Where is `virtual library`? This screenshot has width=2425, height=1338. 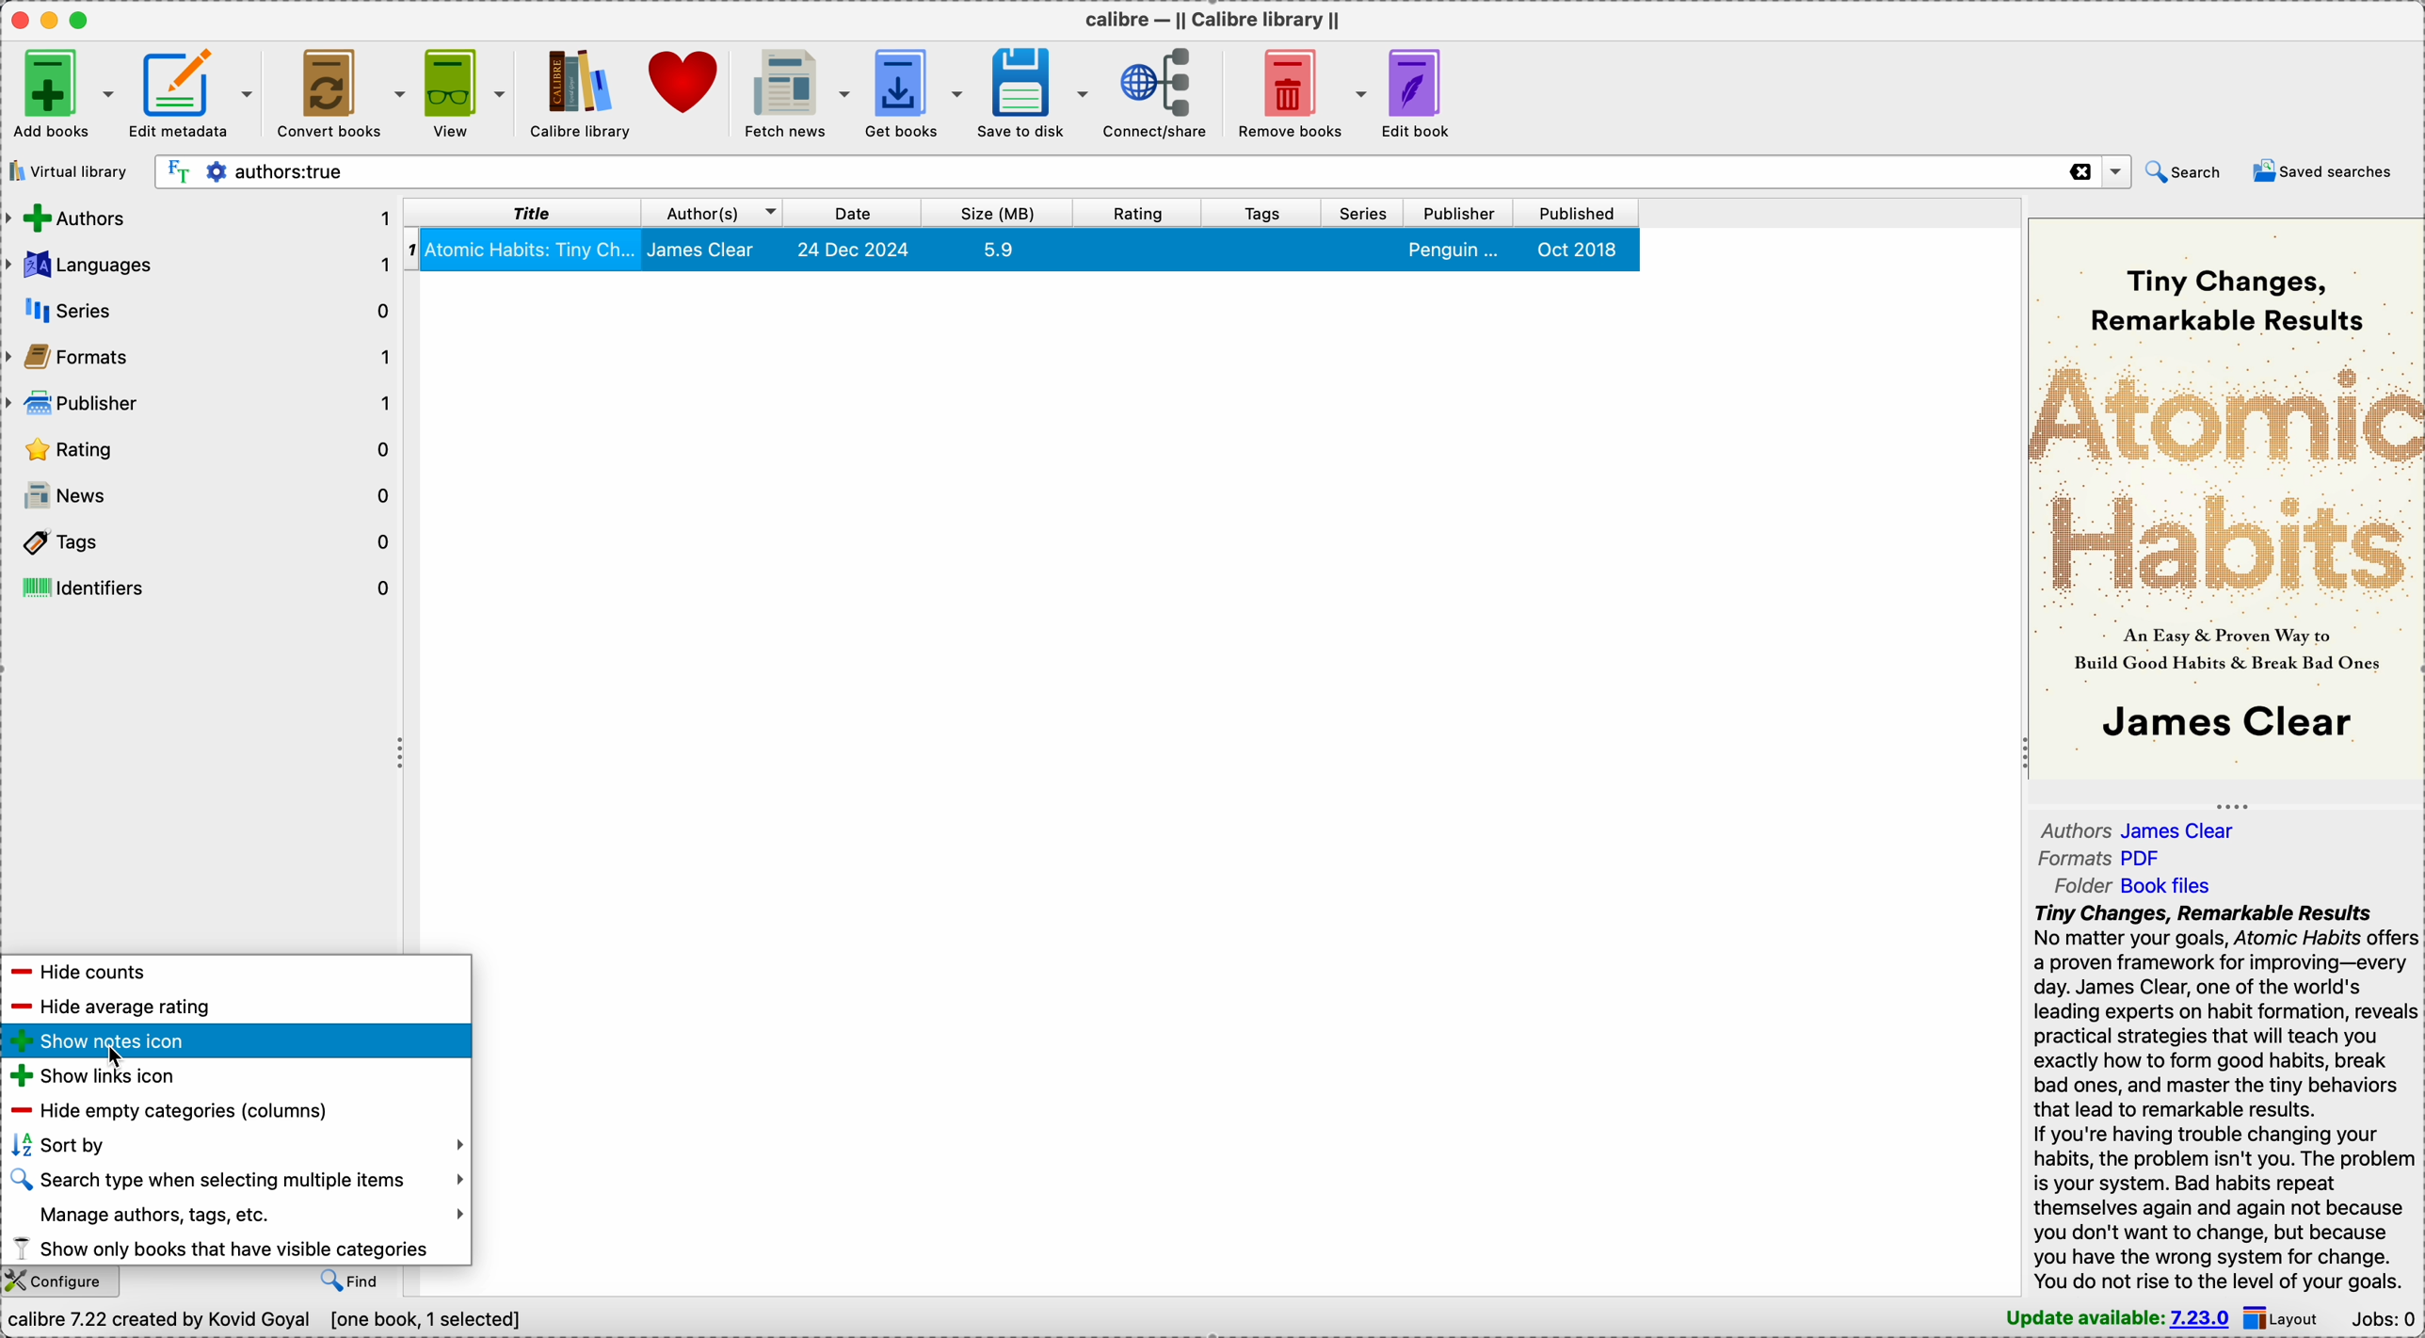 virtual library is located at coordinates (67, 169).